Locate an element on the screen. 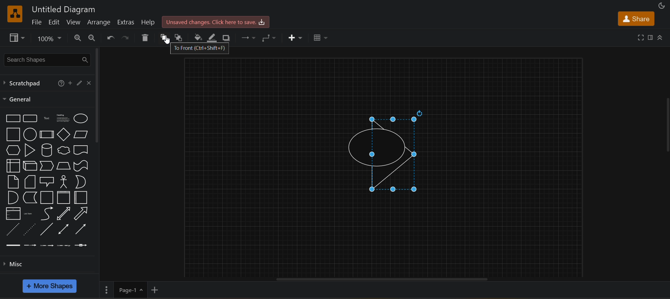 The image size is (670, 299). scratchpad is located at coordinates (24, 83).